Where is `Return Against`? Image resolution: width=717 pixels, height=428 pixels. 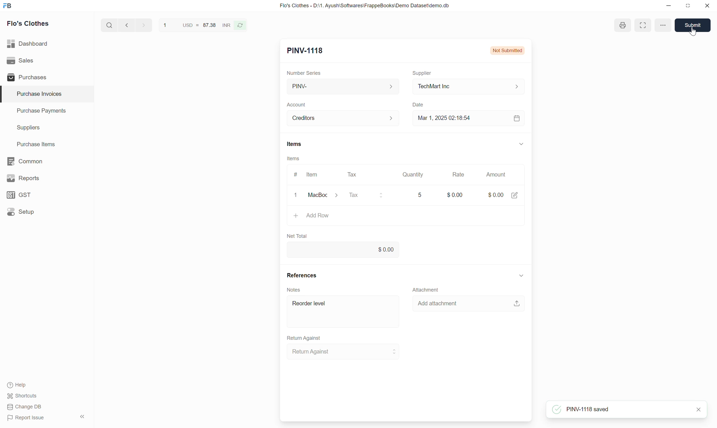 Return Against is located at coordinates (304, 338).